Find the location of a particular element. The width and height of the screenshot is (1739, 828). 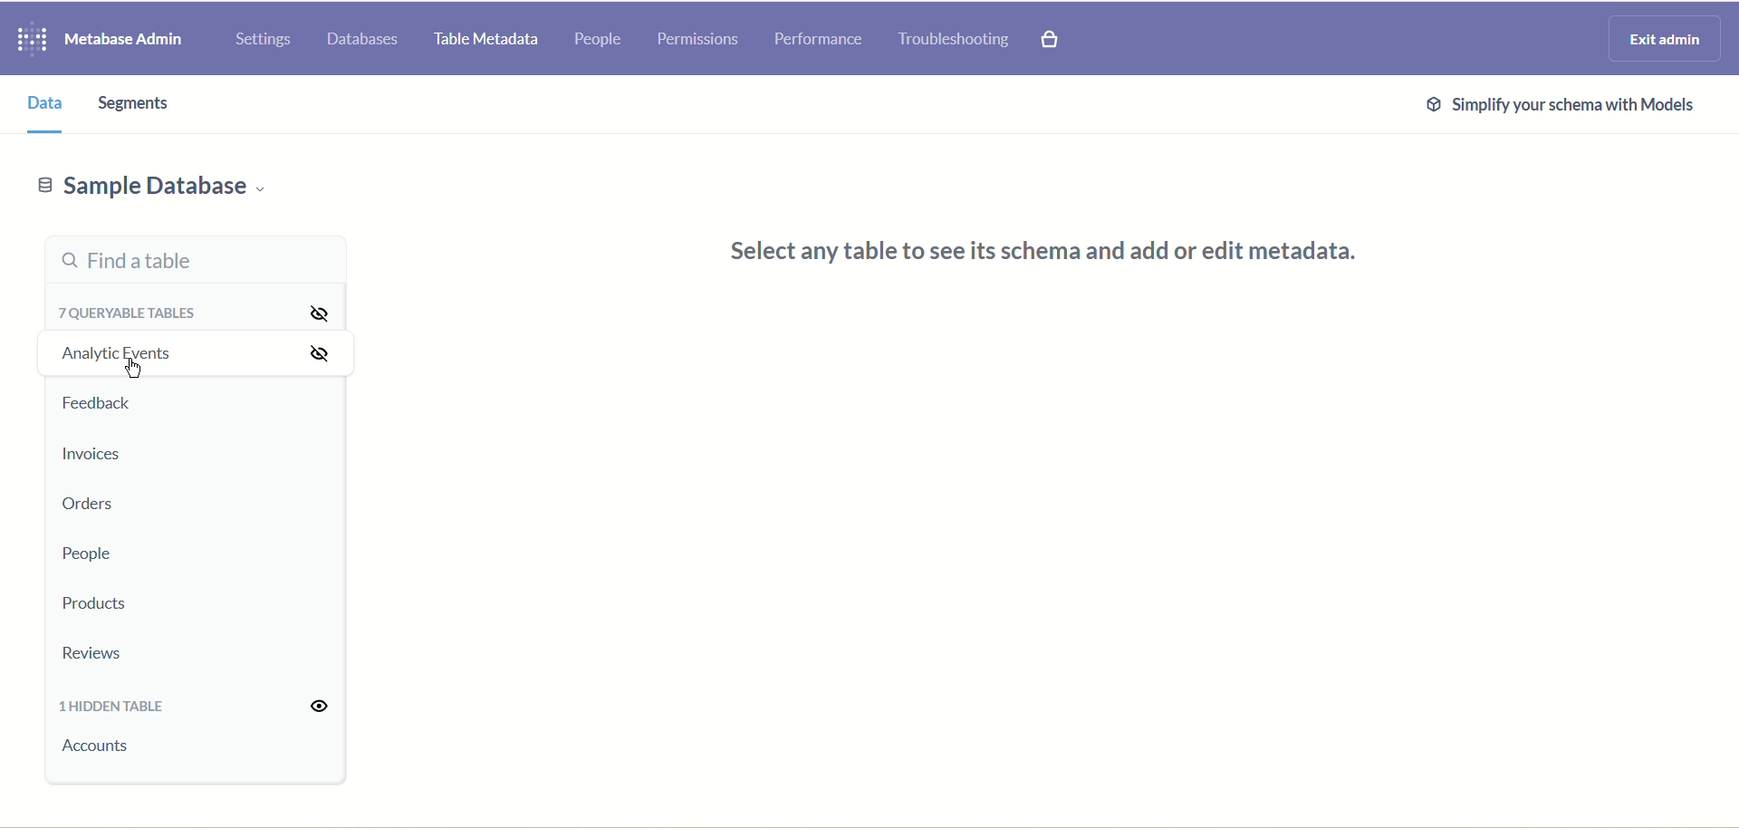

visibility is located at coordinates (309, 335).